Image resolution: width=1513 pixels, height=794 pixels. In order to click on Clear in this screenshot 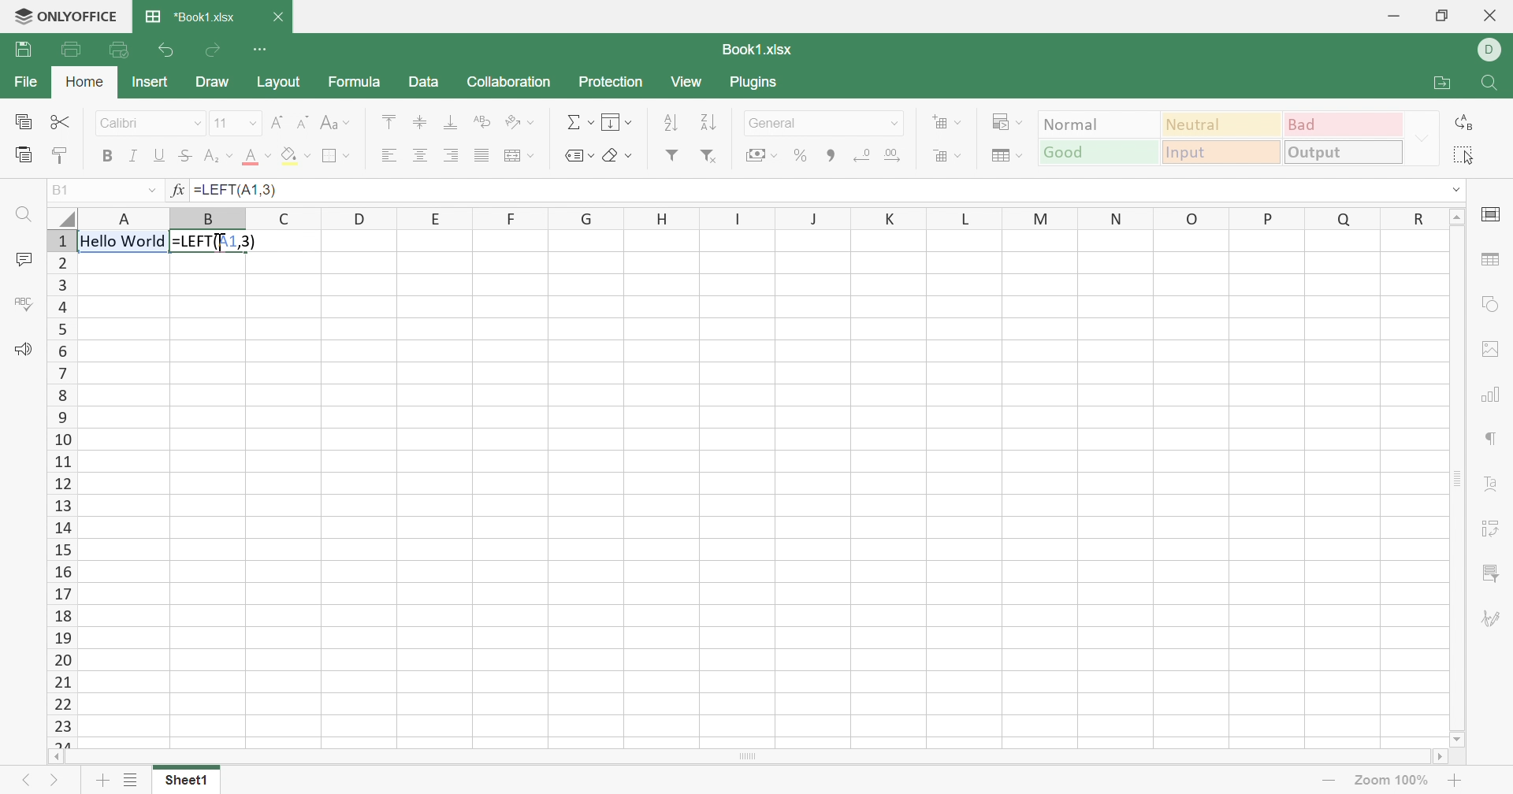, I will do `click(620, 155)`.